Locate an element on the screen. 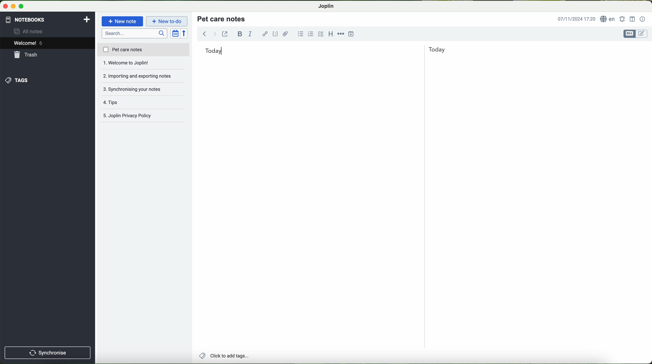  attach file is located at coordinates (286, 34).